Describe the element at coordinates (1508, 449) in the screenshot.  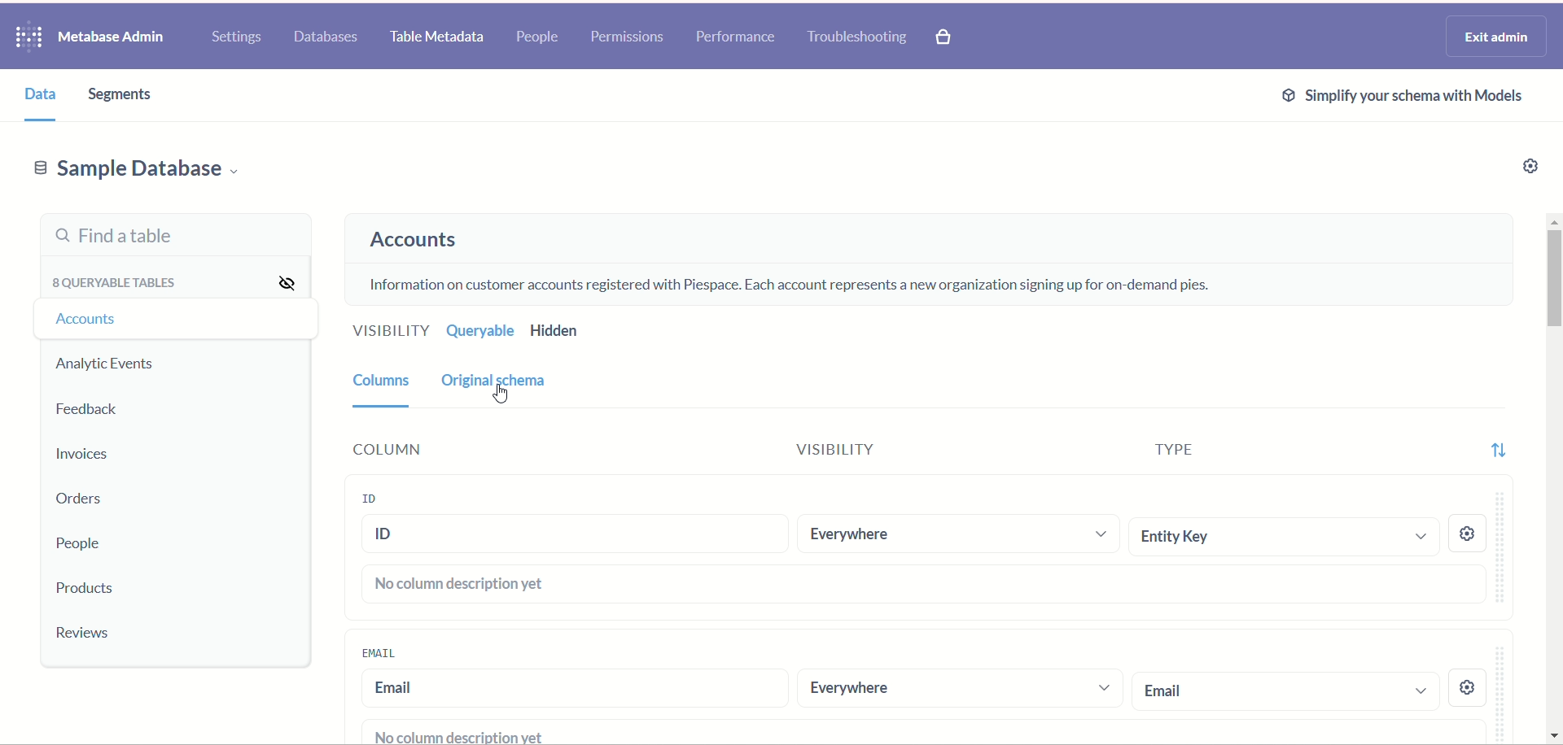
I see `sort` at that location.